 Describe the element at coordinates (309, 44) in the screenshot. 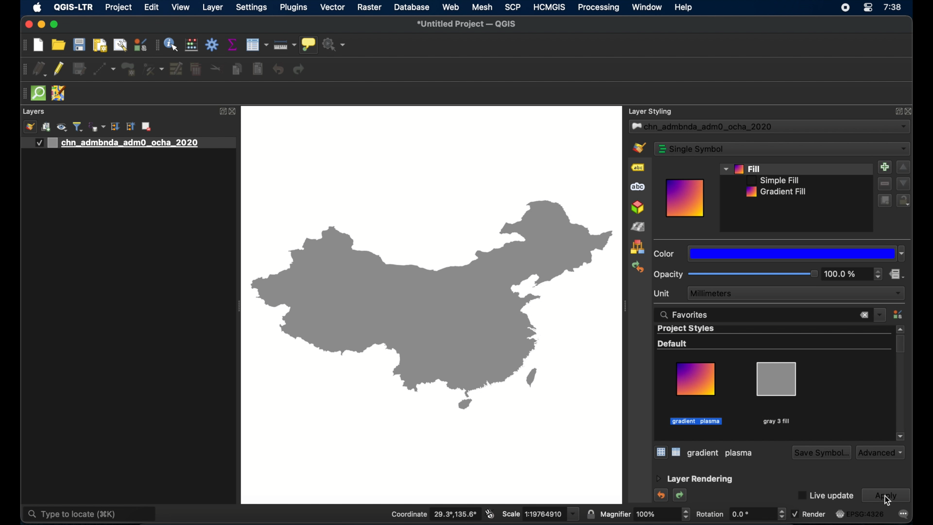

I see `show map tips` at that location.